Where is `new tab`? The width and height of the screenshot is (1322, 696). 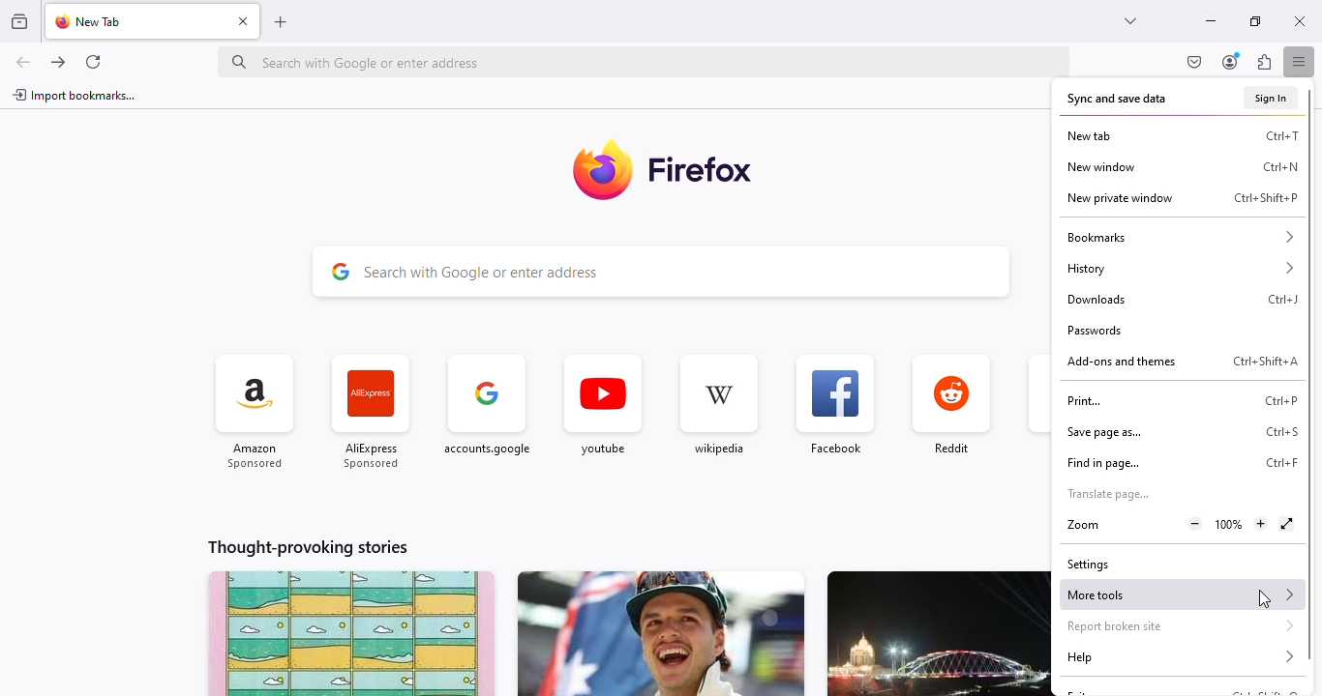
new tab is located at coordinates (93, 21).